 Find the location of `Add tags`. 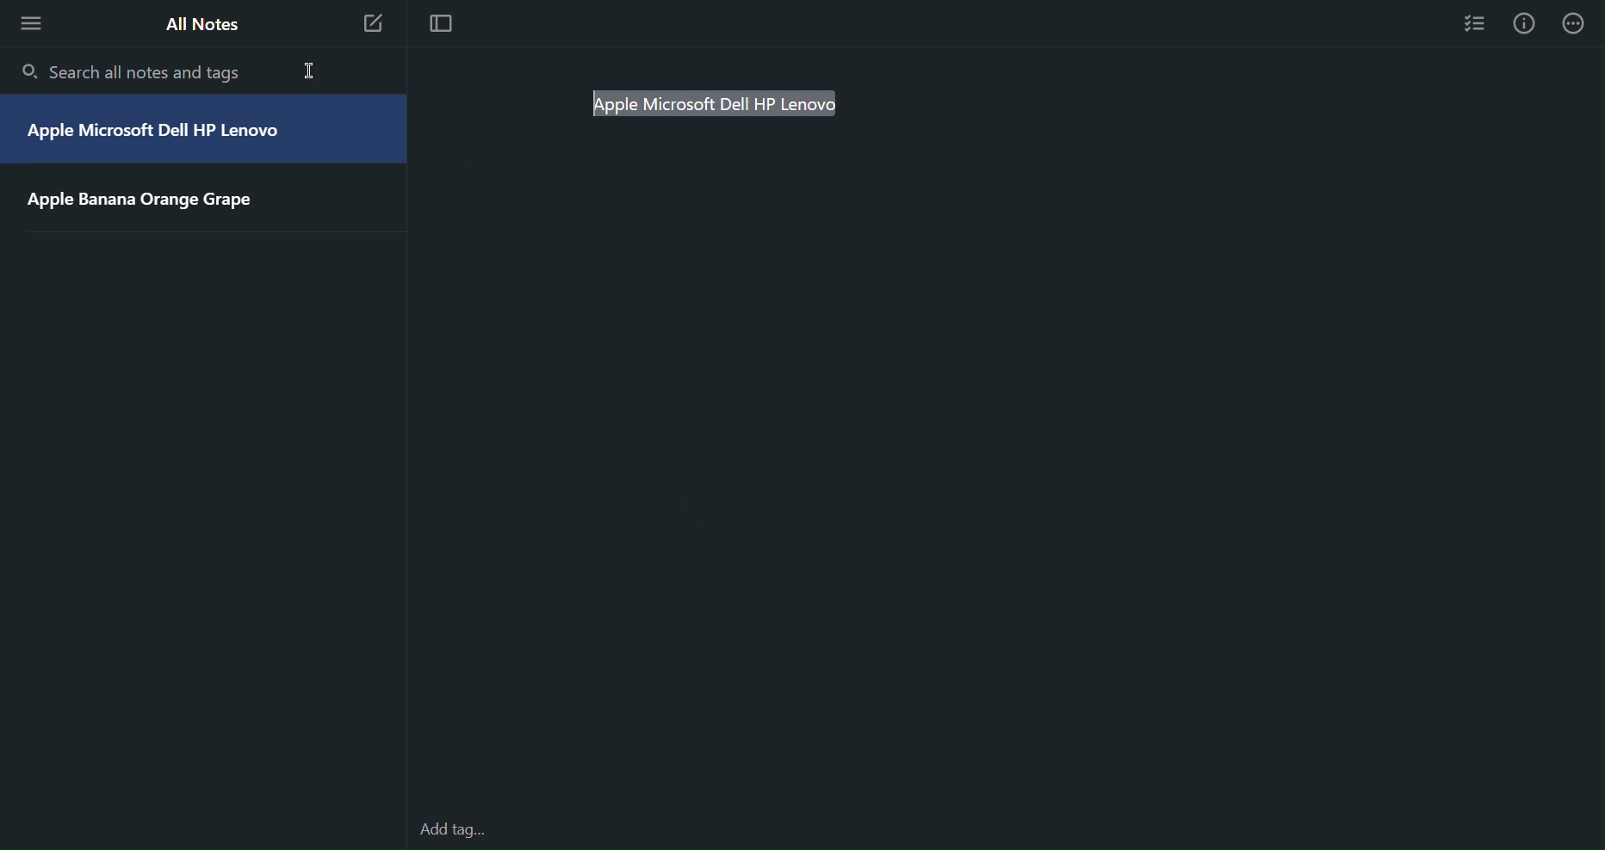

Add tags is located at coordinates (455, 830).